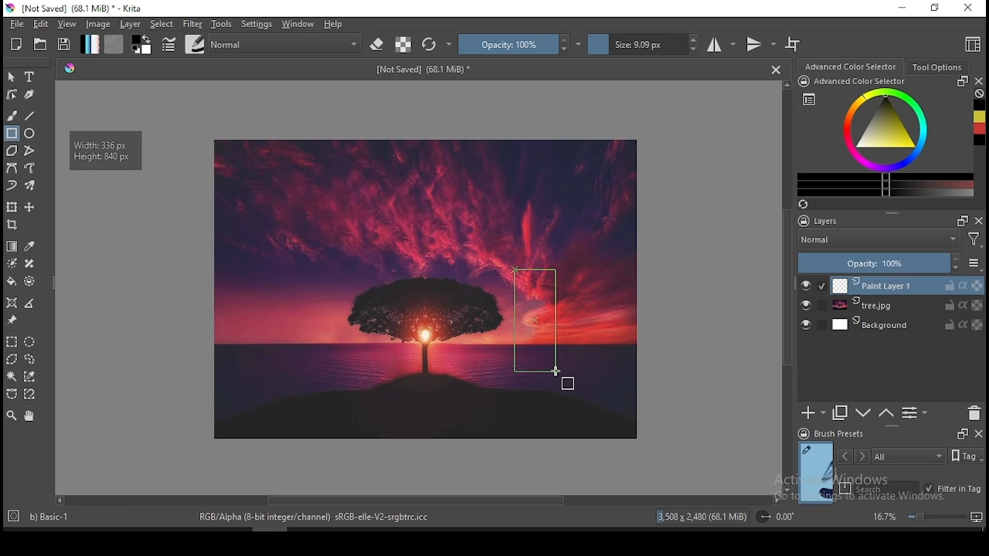 The image size is (989, 556). I want to click on pan tool, so click(29, 417).